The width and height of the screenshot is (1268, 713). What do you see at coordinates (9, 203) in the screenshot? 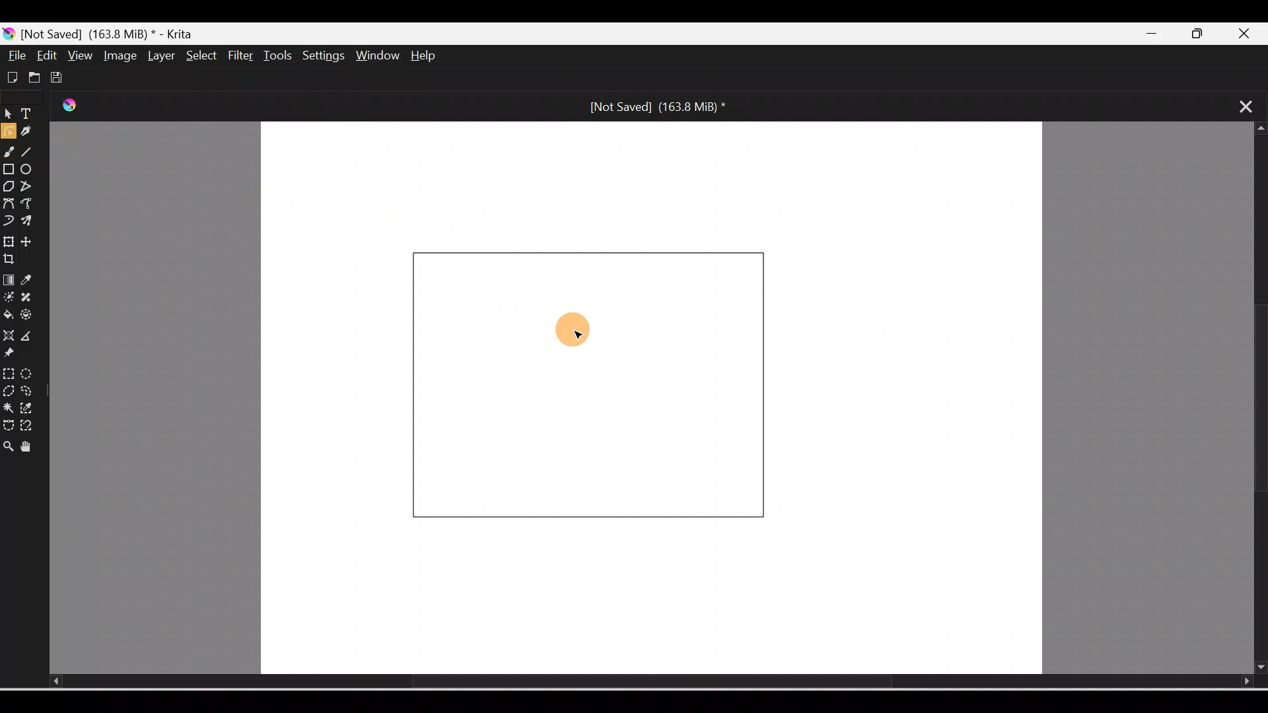
I see `Bezier curve tool` at bounding box center [9, 203].